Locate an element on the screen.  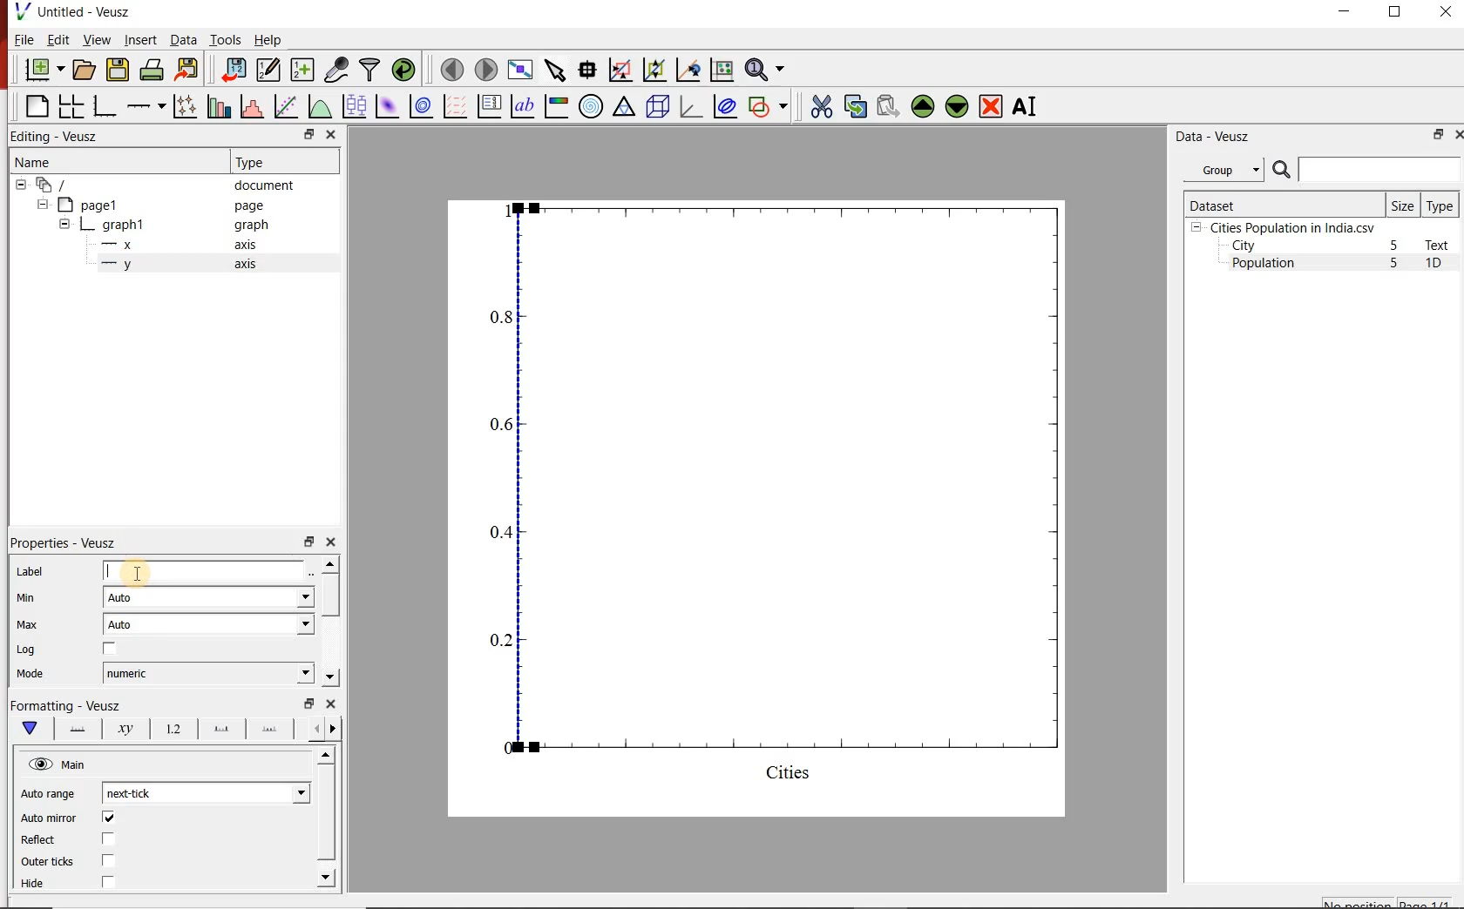
new document is located at coordinates (41, 71).